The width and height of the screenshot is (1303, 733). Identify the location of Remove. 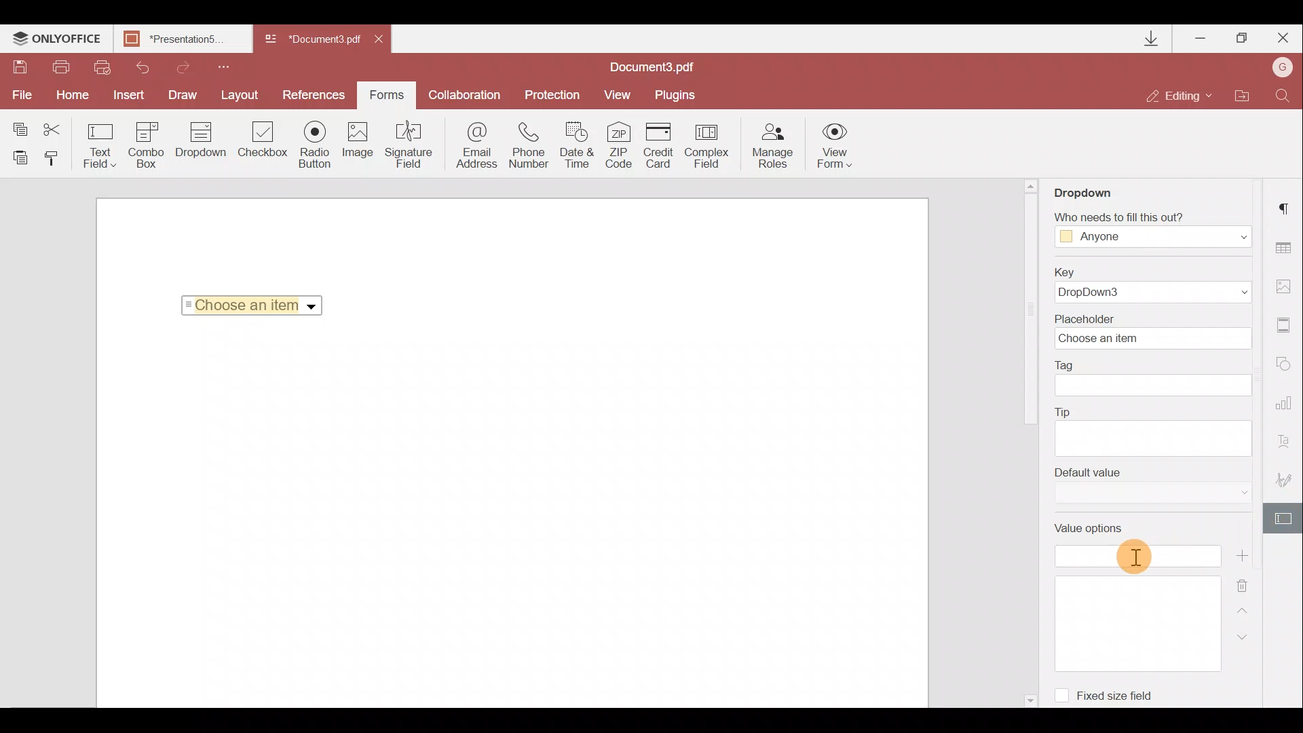
(1245, 582).